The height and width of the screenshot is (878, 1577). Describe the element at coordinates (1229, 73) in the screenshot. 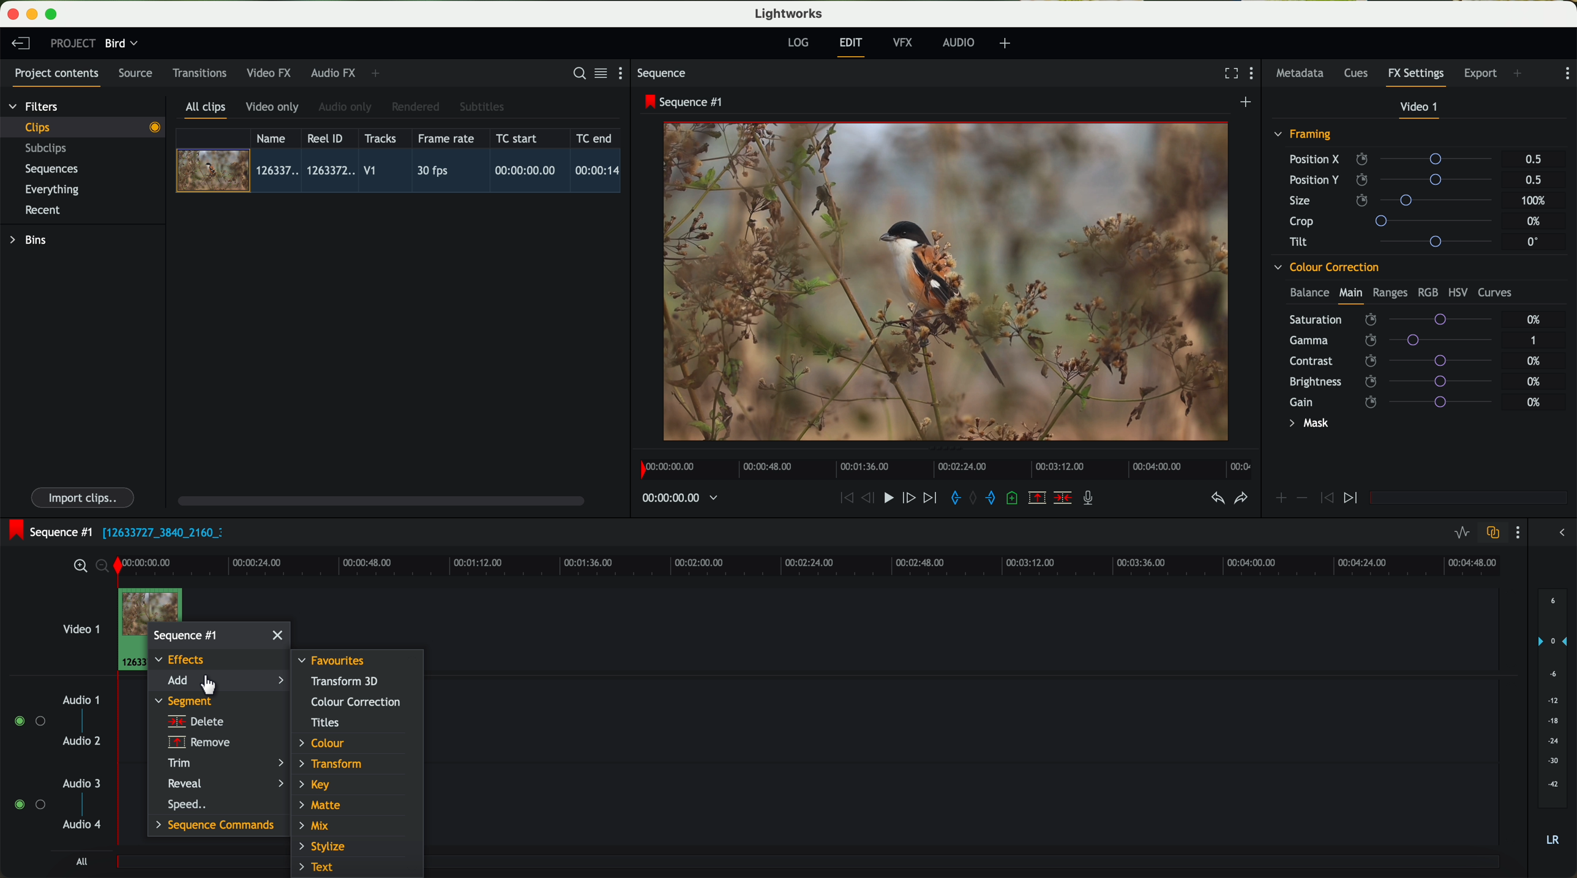

I see `fullscreen` at that location.